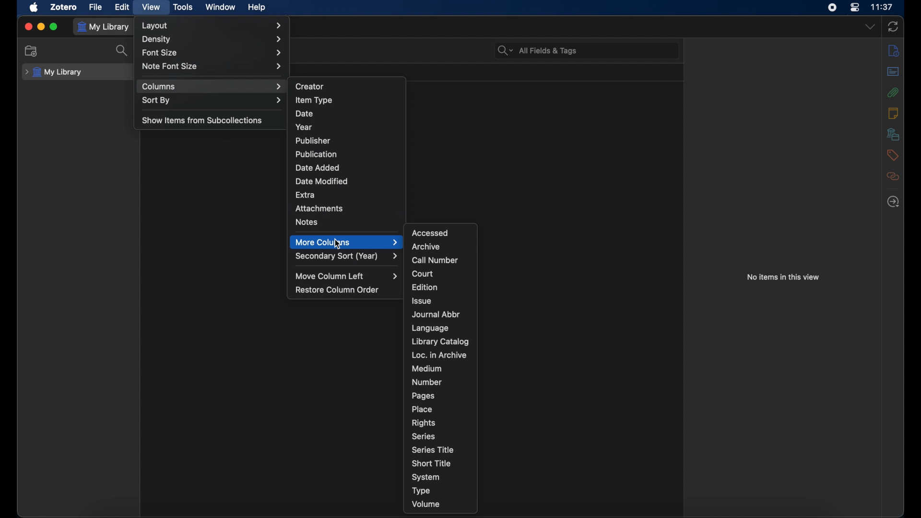 This screenshot has width=921, height=518. Describe the element at coordinates (421, 491) in the screenshot. I see `type` at that location.